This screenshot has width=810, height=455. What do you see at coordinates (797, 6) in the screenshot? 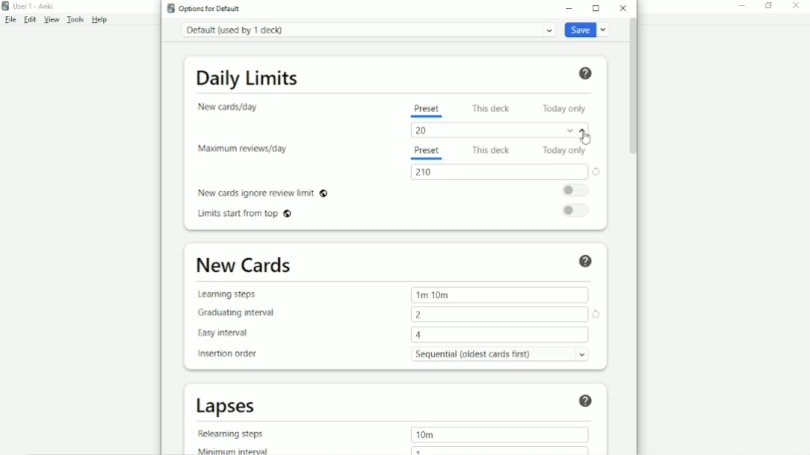
I see `Close` at bounding box center [797, 6].